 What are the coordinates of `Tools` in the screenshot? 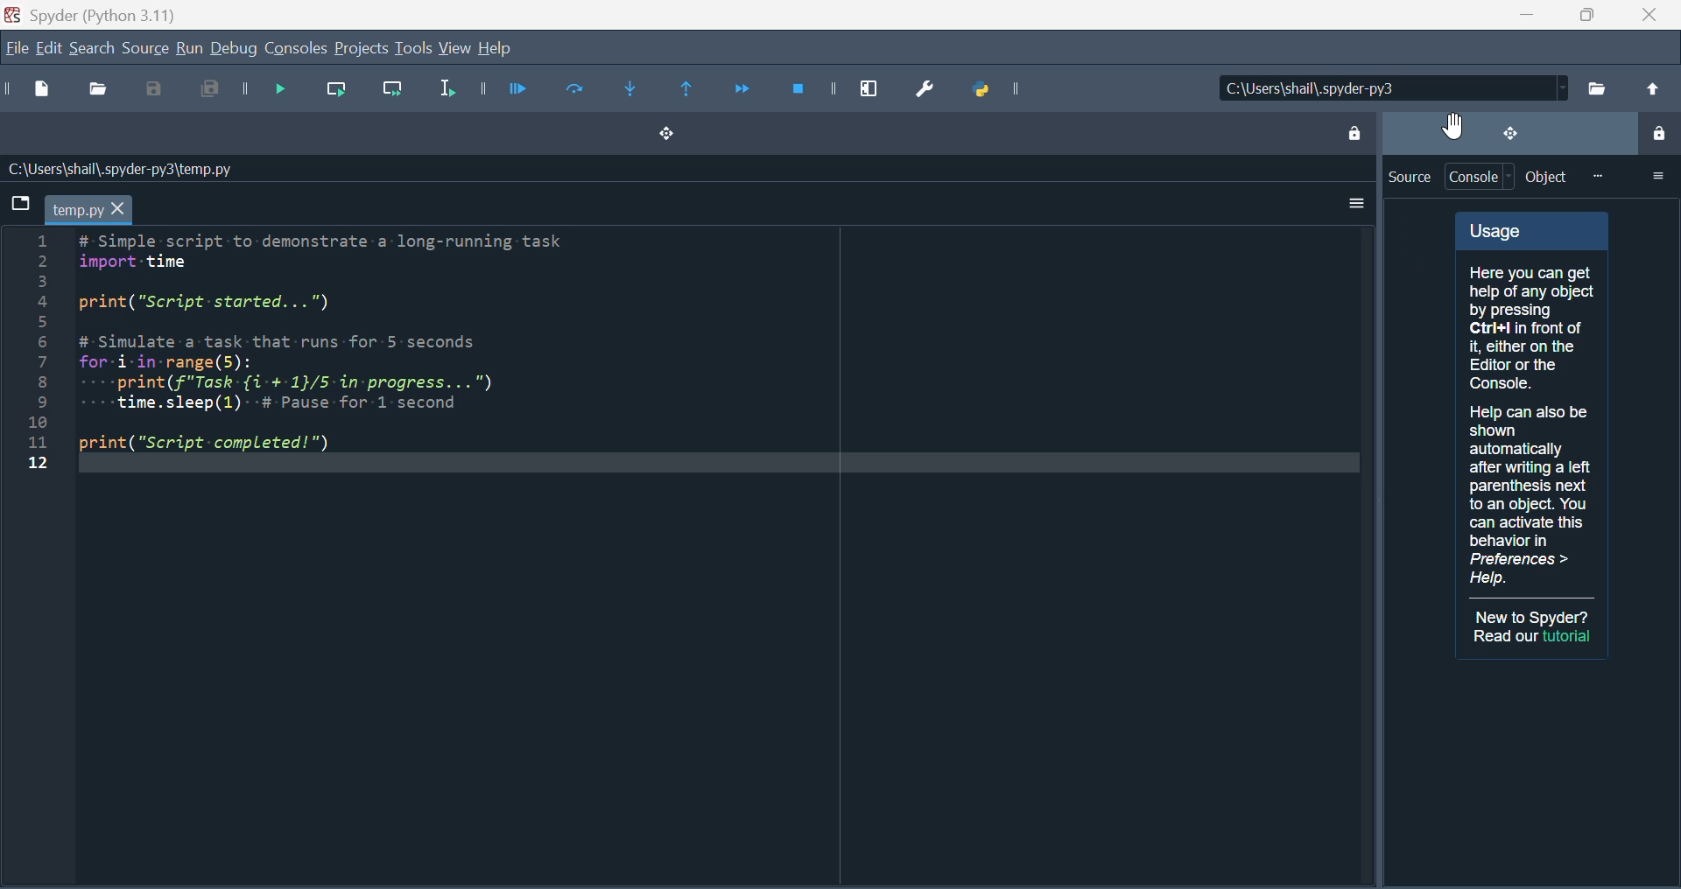 It's located at (412, 48).